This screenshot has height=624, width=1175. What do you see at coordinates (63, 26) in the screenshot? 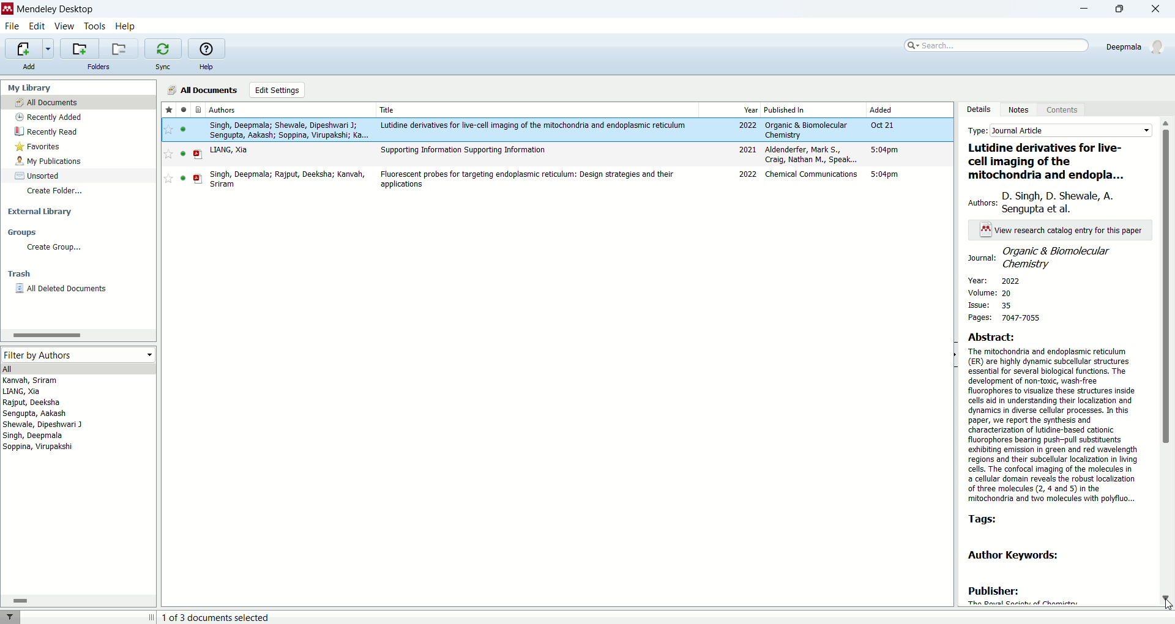
I see `view` at bounding box center [63, 26].